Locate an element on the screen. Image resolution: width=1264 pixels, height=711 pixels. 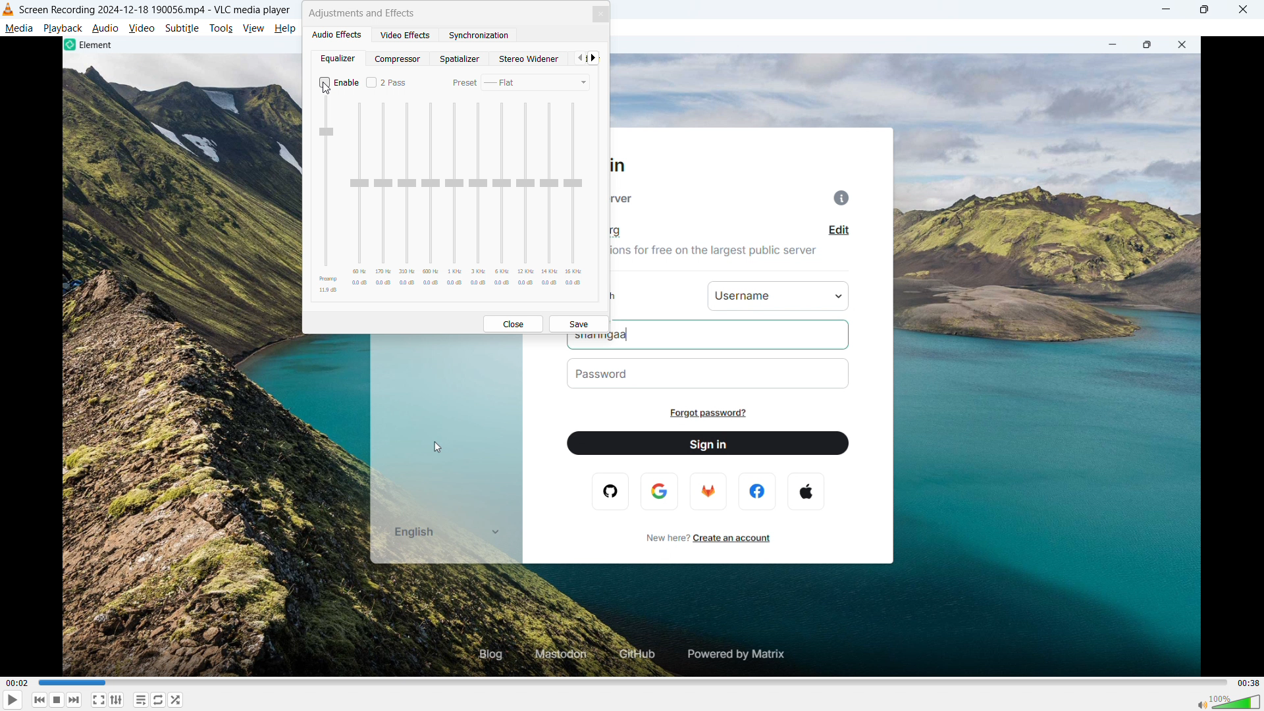
Spatializer  is located at coordinates (460, 61).